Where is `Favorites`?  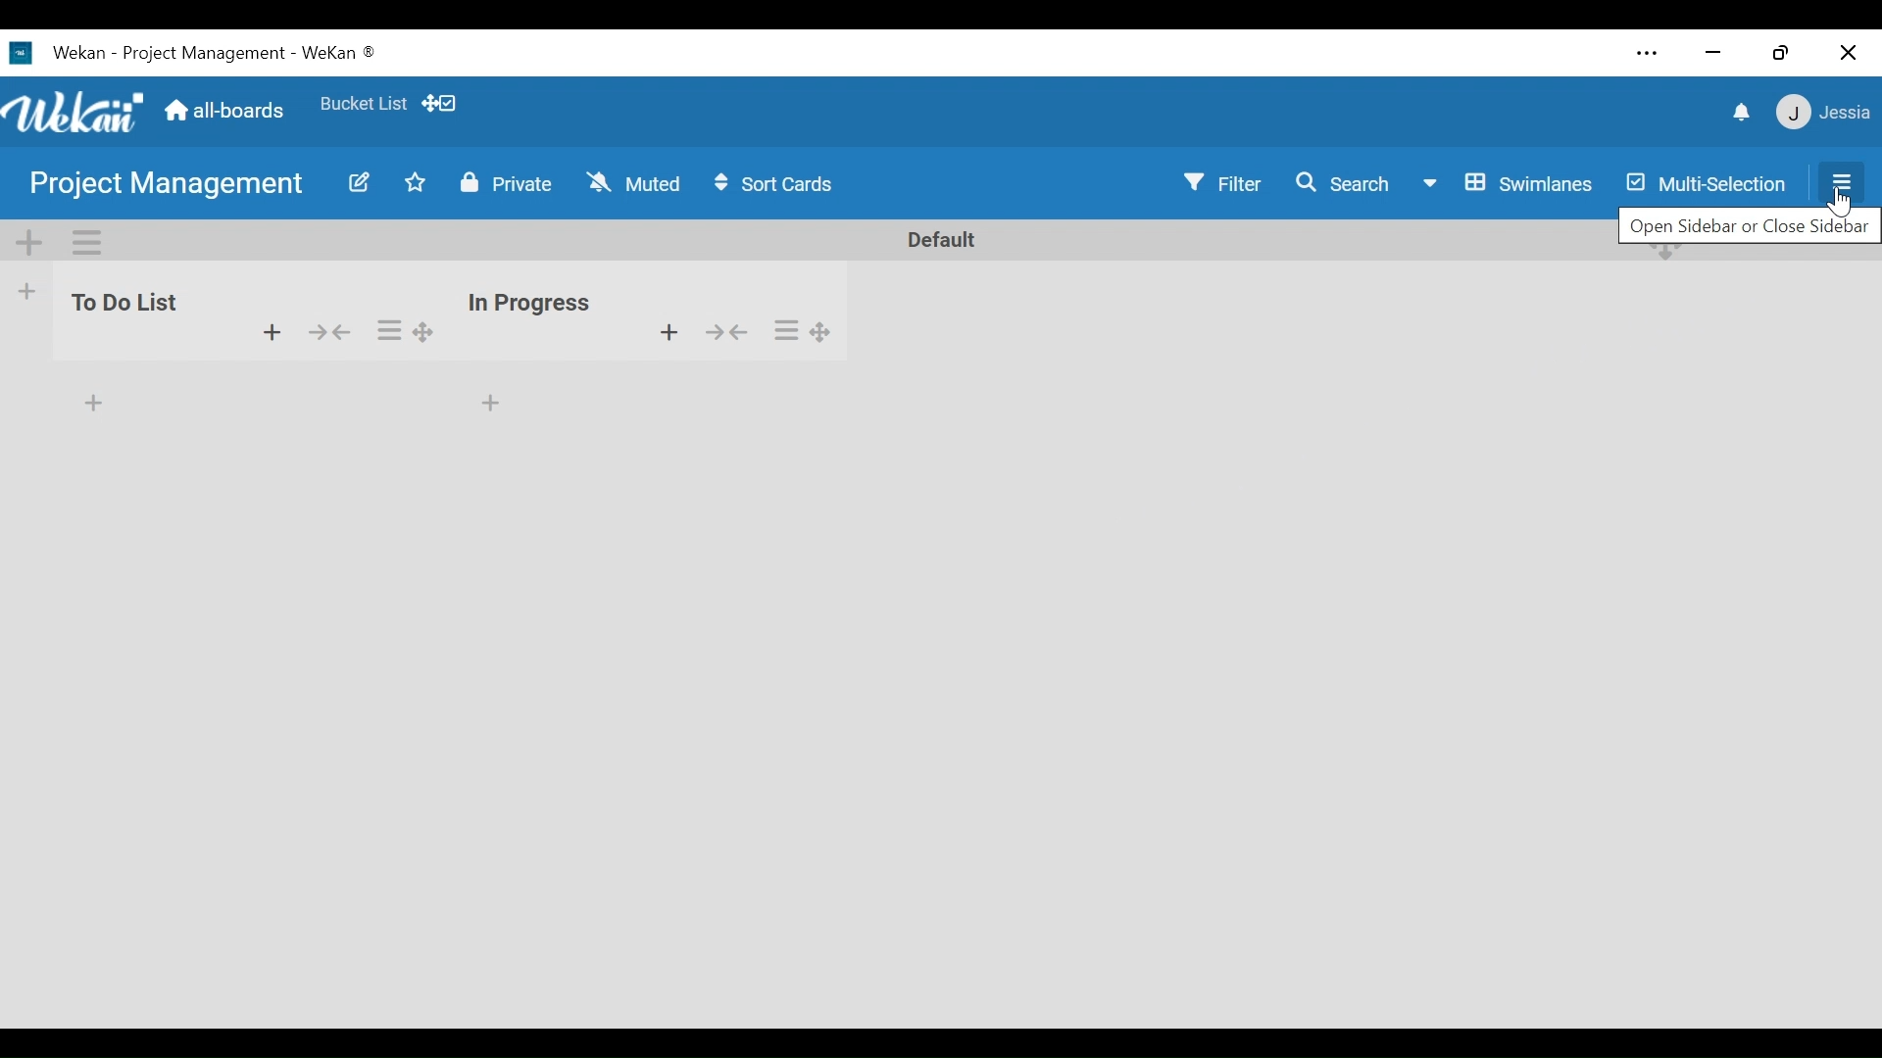
Favorites is located at coordinates (366, 106).